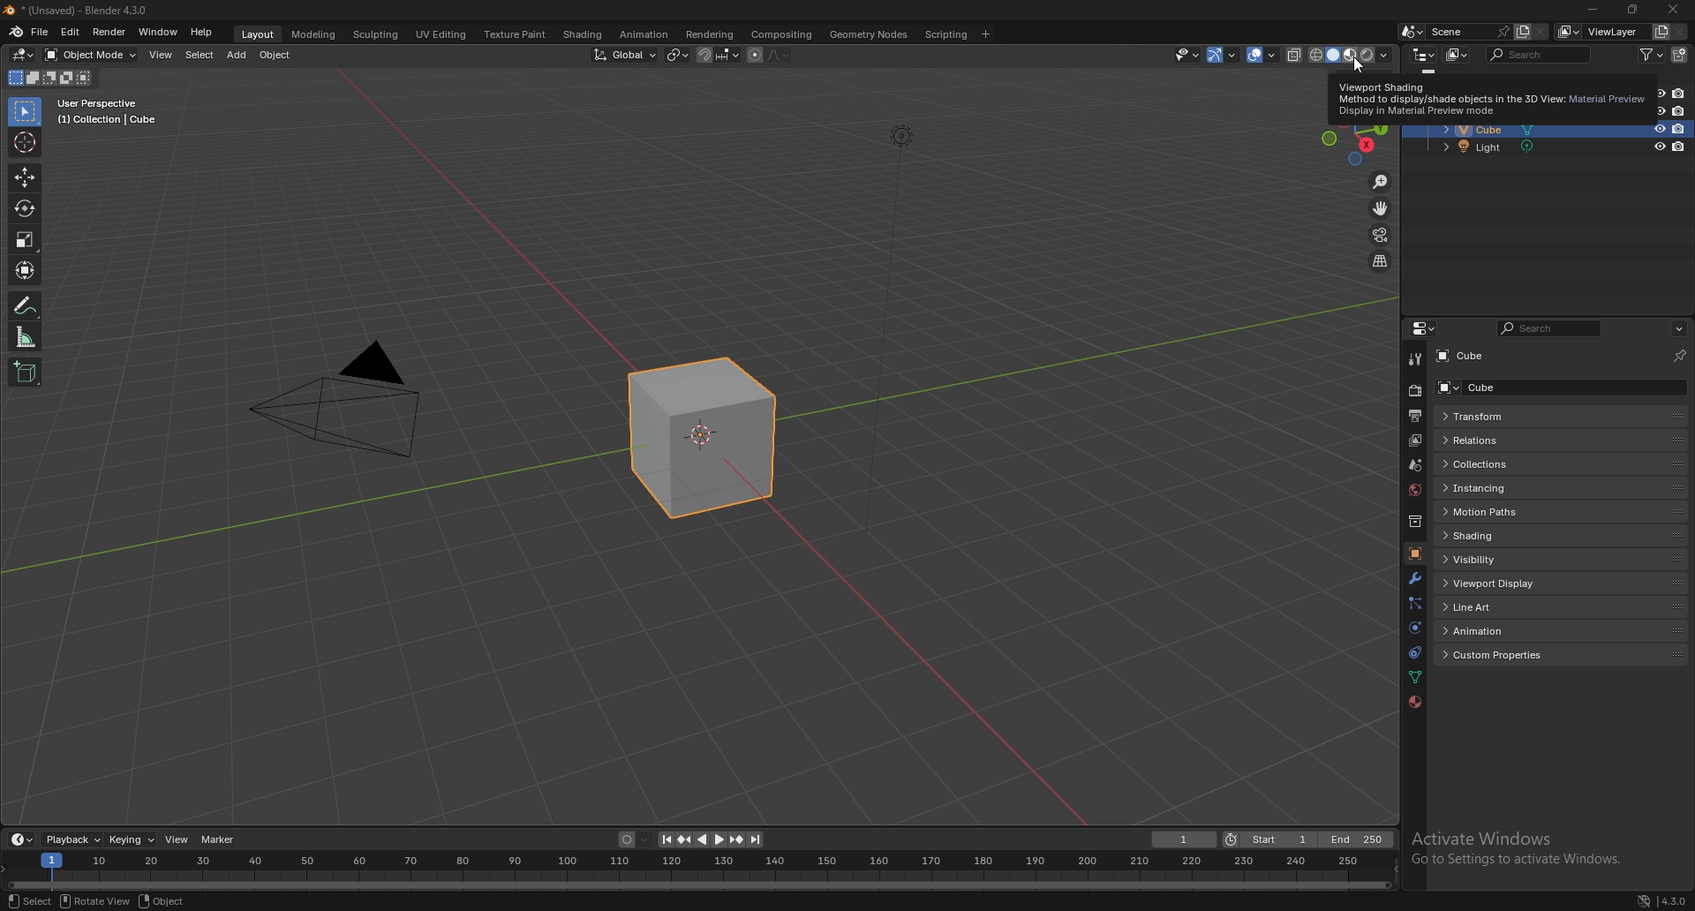  Describe the element at coordinates (24, 372) in the screenshot. I see `add cube` at that location.